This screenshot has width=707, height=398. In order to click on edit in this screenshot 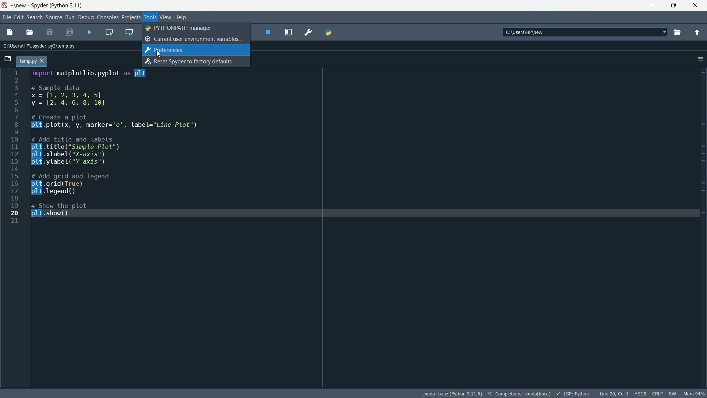, I will do `click(18, 17)`.